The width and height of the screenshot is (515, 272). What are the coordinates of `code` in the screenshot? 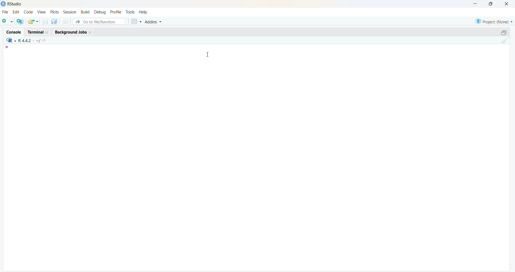 It's located at (28, 12).